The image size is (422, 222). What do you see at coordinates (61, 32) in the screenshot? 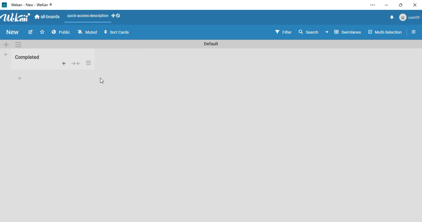
I see `public` at bounding box center [61, 32].